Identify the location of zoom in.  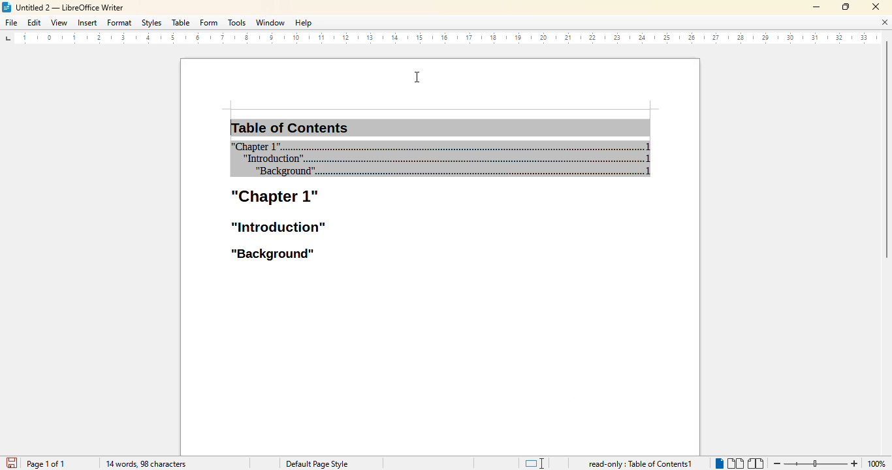
(855, 463).